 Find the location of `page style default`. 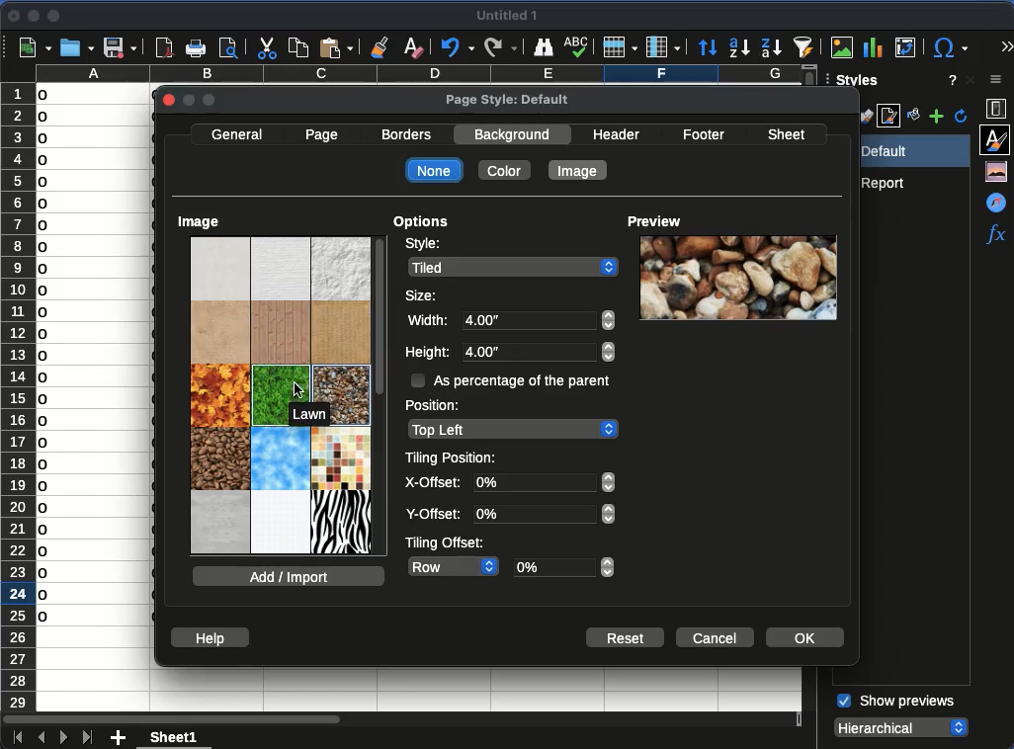

page style default is located at coordinates (508, 101).